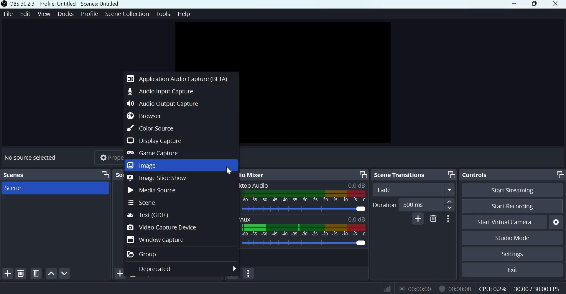 This screenshot has width=566, height=294. I want to click on profile, so click(90, 13).